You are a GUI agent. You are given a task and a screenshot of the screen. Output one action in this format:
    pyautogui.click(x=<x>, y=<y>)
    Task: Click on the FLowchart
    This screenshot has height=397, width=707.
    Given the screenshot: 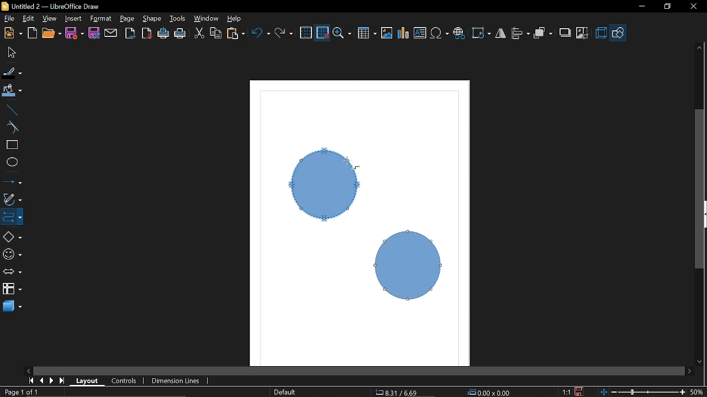 What is the action you would take?
    pyautogui.click(x=12, y=289)
    